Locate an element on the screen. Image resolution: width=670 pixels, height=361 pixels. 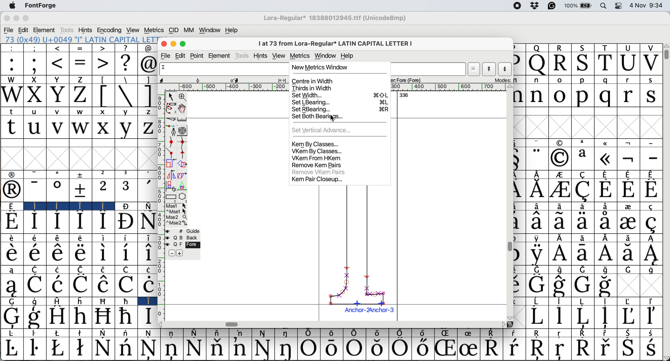
Symbol is located at coordinates (103, 285).